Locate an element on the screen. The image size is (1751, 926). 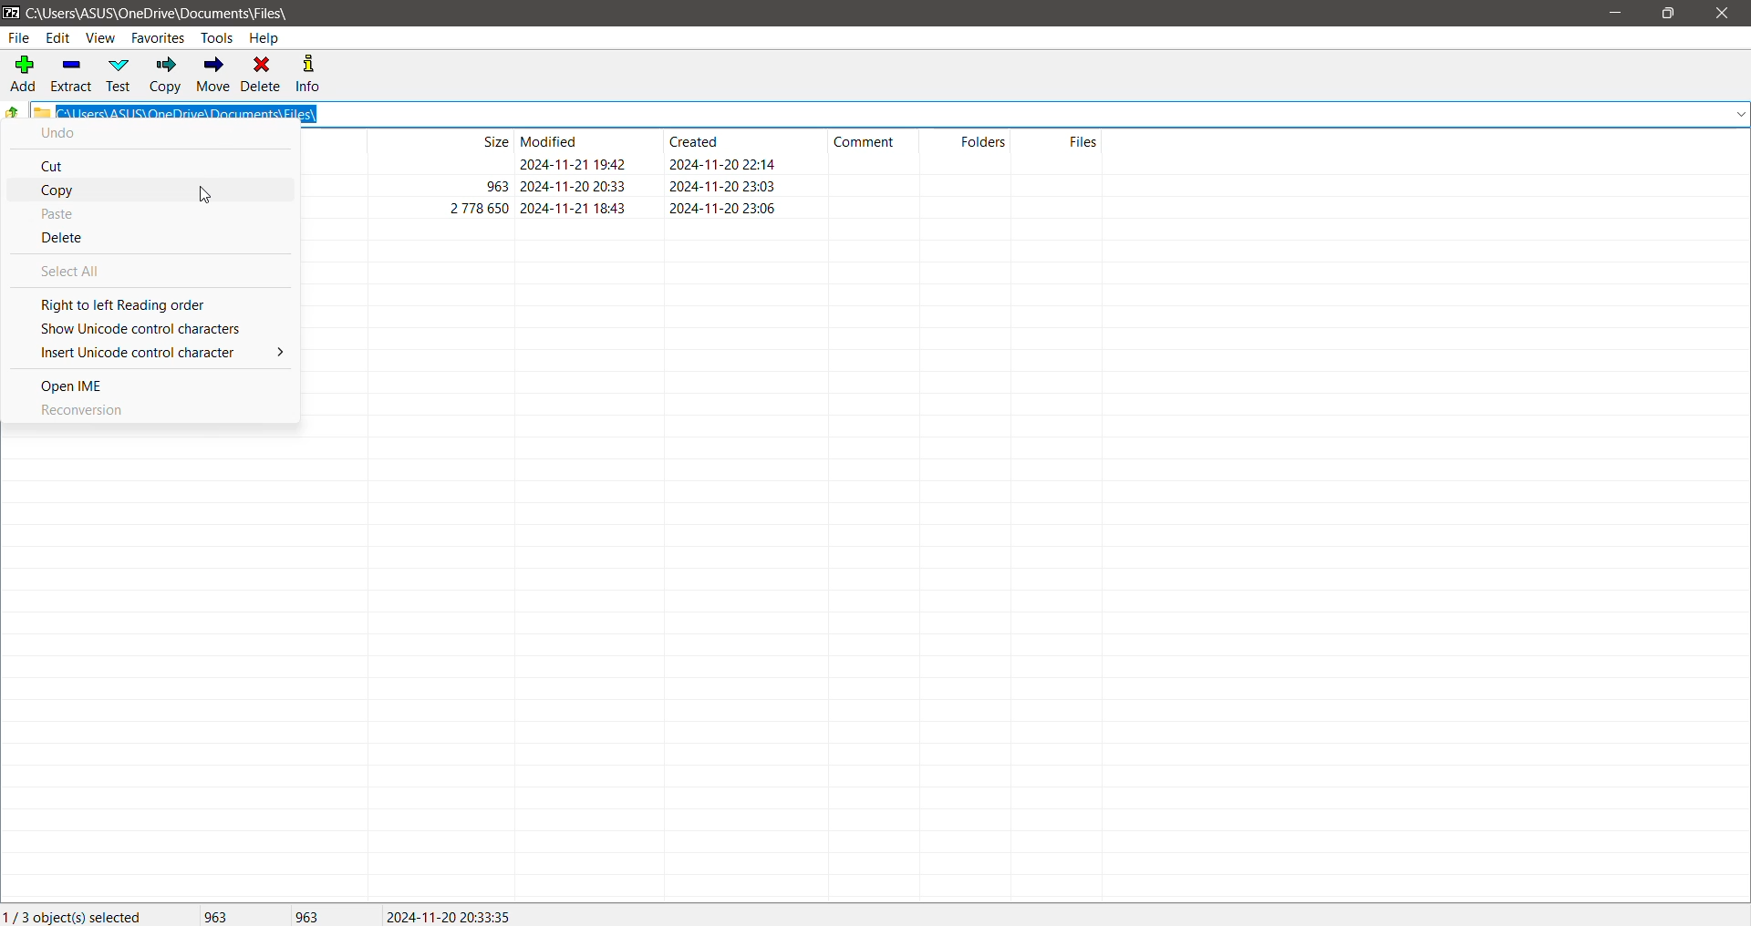
Info is located at coordinates (316, 74).